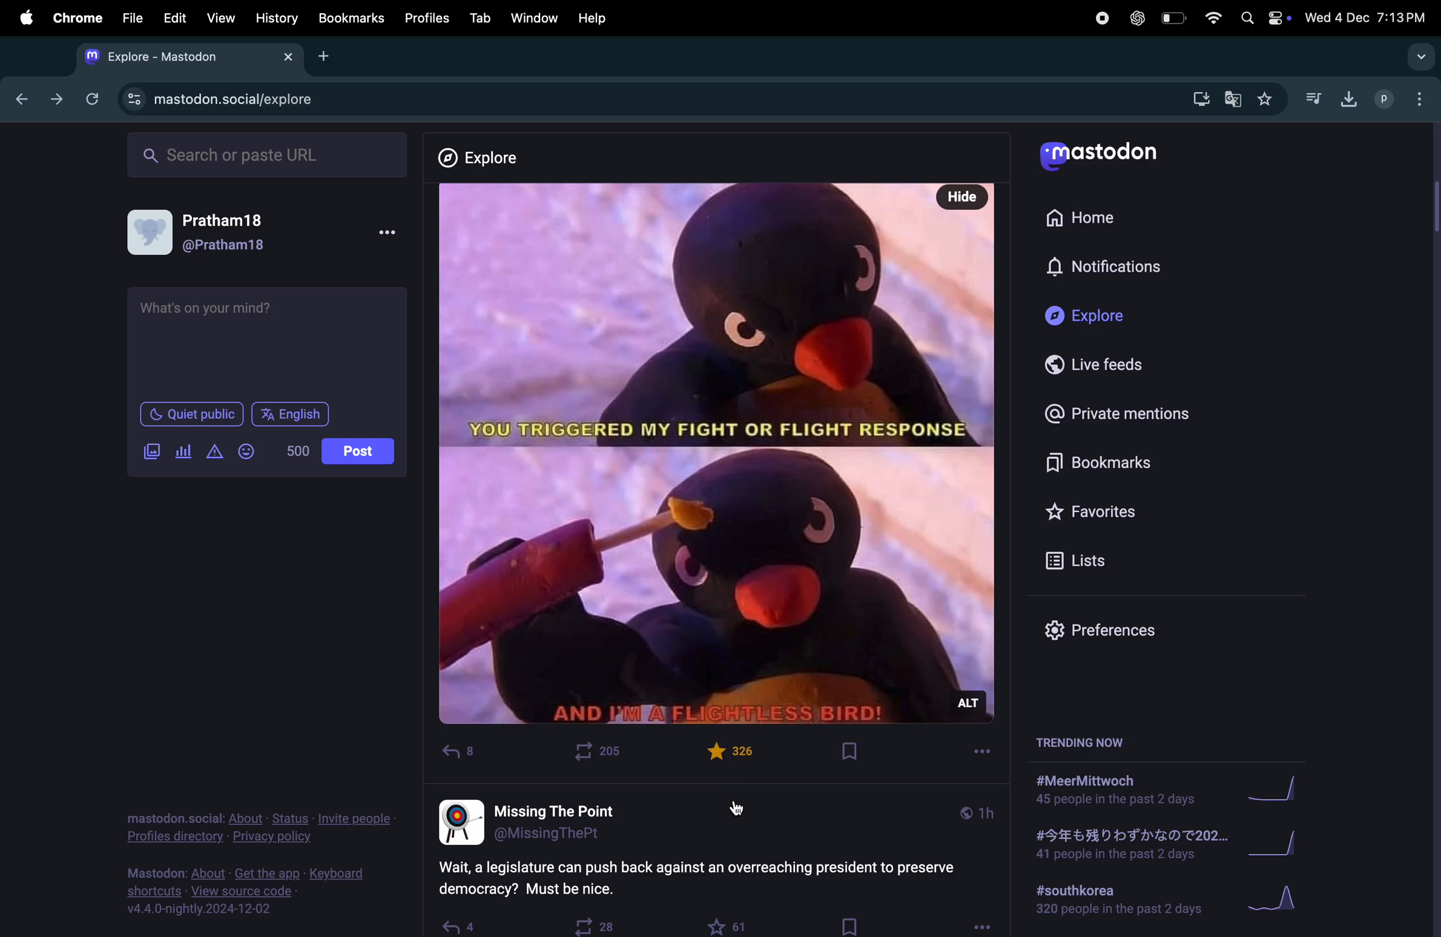  Describe the element at coordinates (1212, 17) in the screenshot. I see `wifi` at that location.